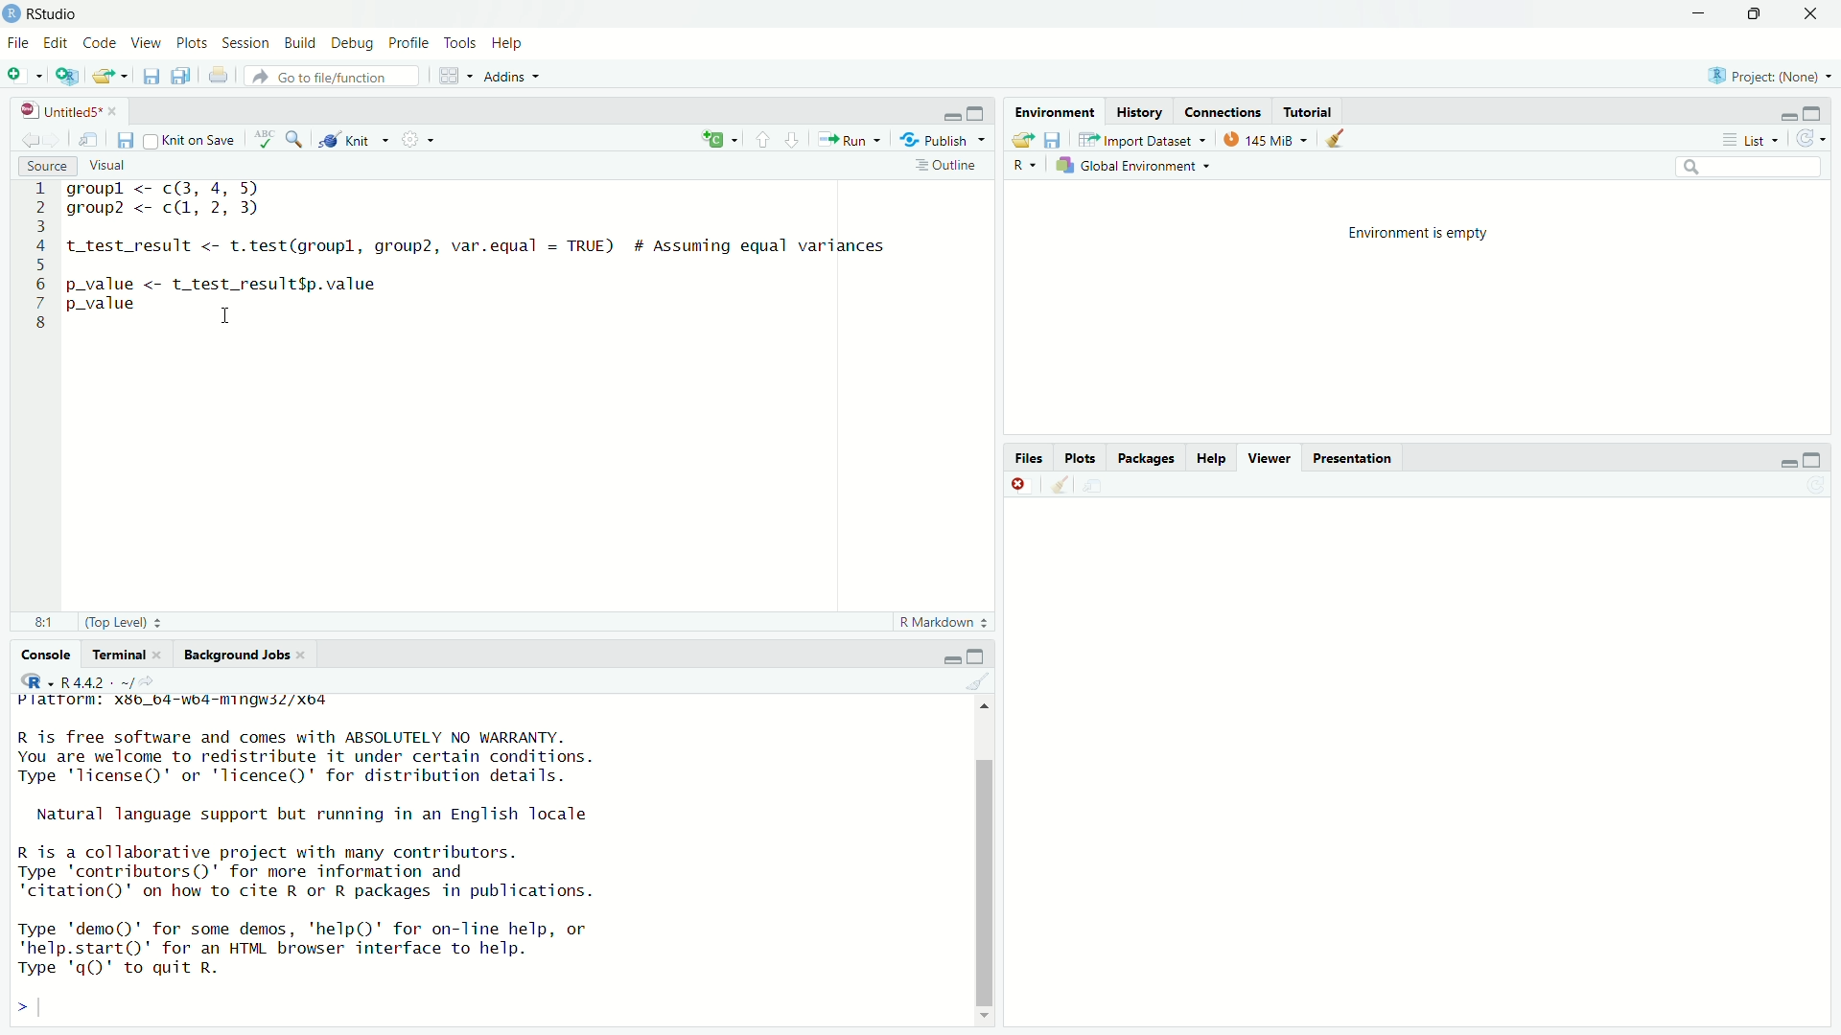  What do you see at coordinates (145, 38) in the screenshot?
I see `View` at bounding box center [145, 38].